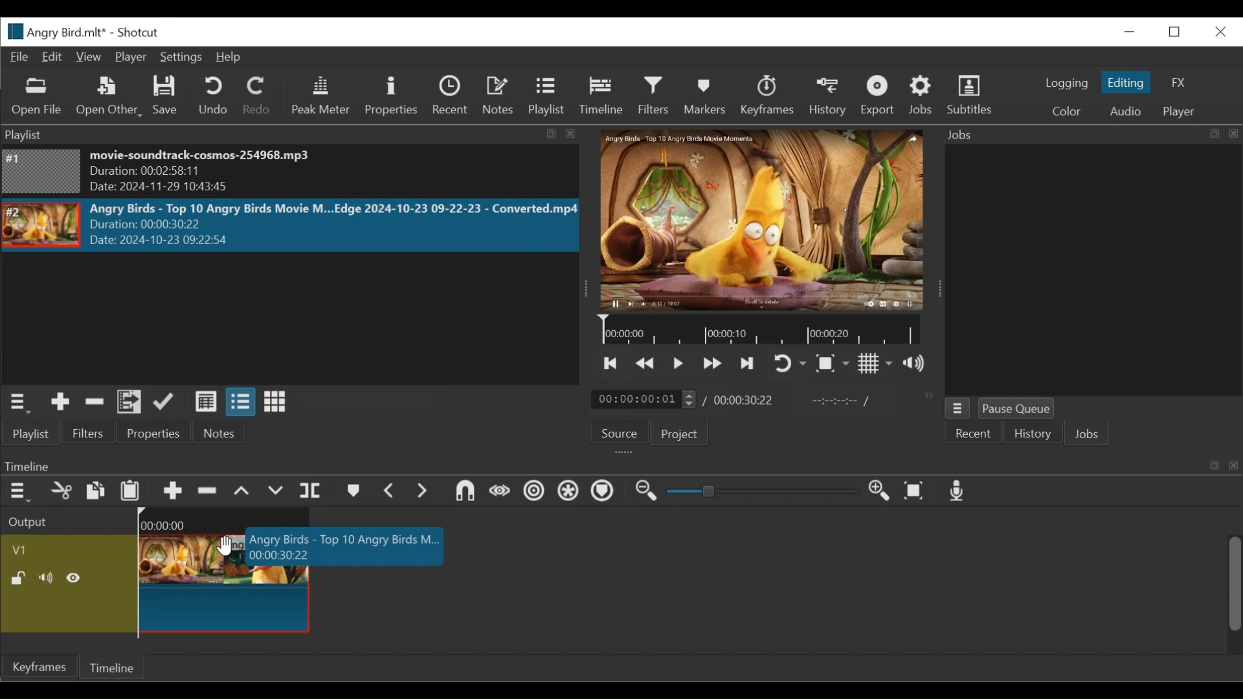 The width and height of the screenshot is (1243, 699). I want to click on Markers, so click(705, 96).